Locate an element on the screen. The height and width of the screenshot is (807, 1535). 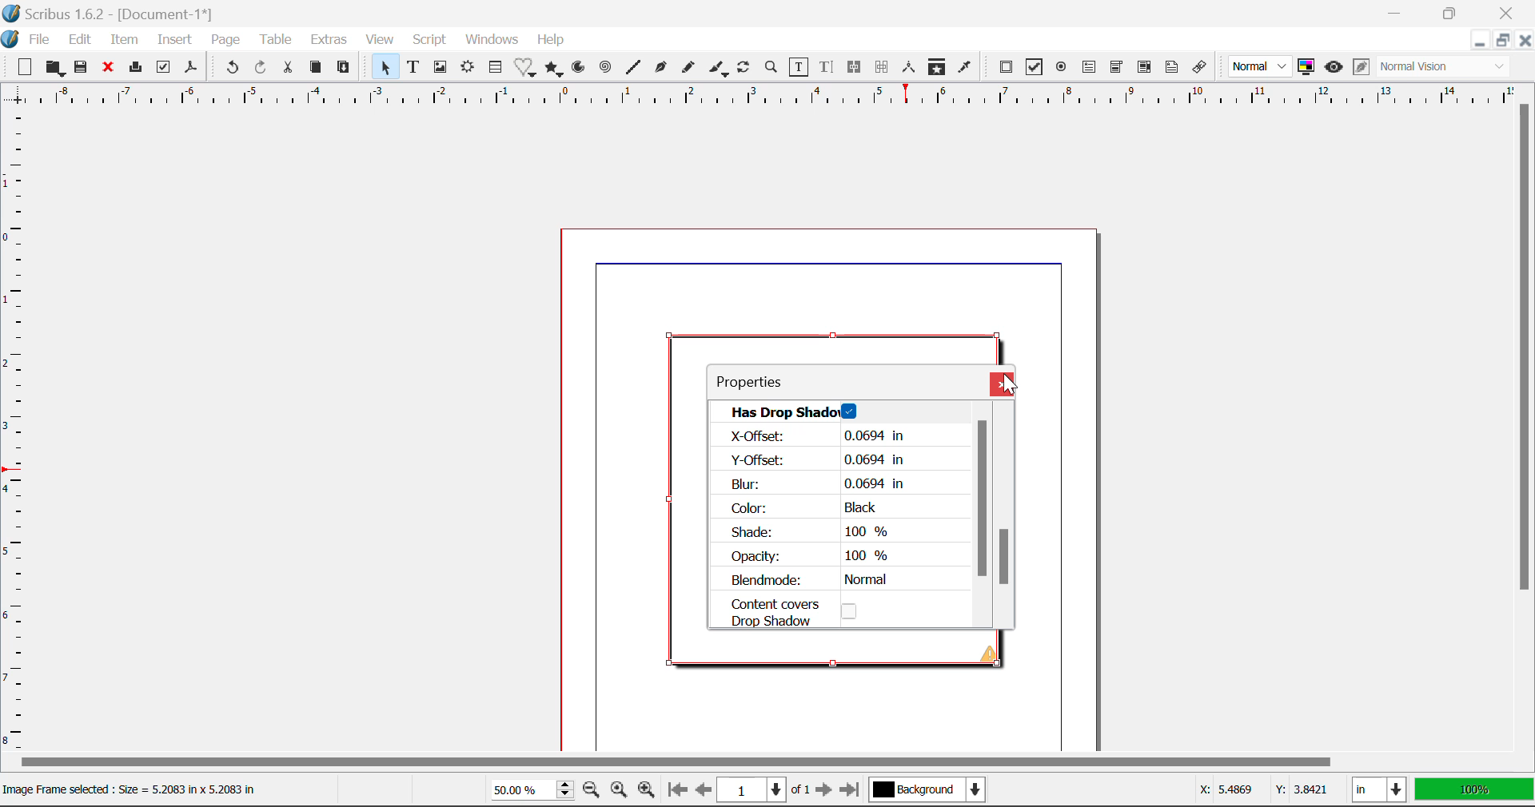
Undo is located at coordinates (229, 67).